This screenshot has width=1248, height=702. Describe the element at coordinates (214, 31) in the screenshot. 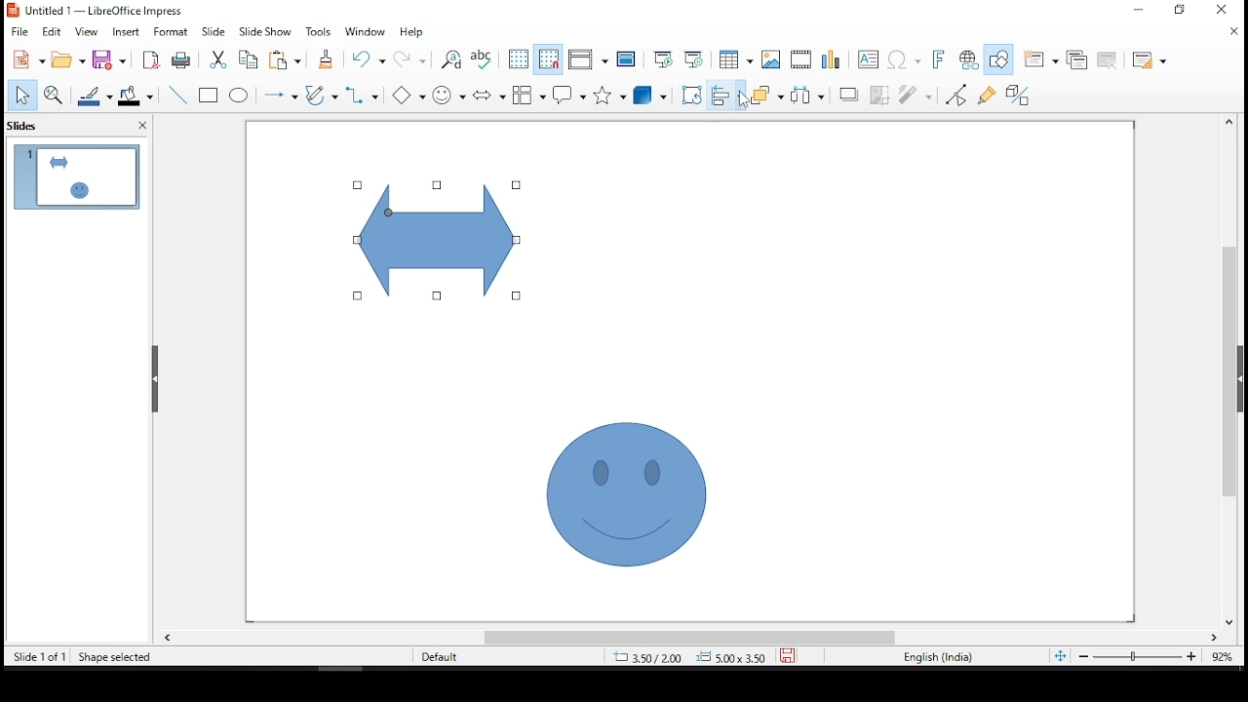

I see `slide` at that location.